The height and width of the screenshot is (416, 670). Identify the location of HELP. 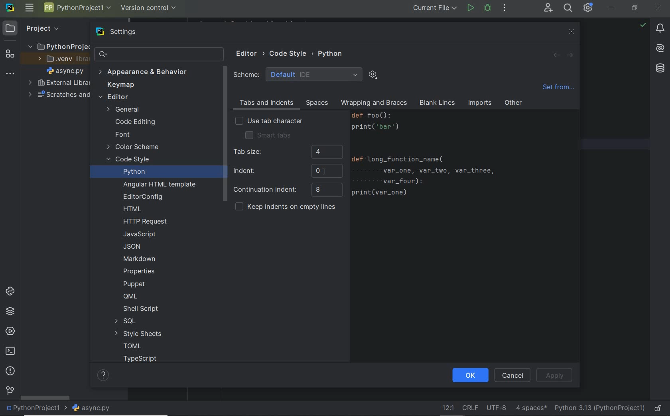
(104, 375).